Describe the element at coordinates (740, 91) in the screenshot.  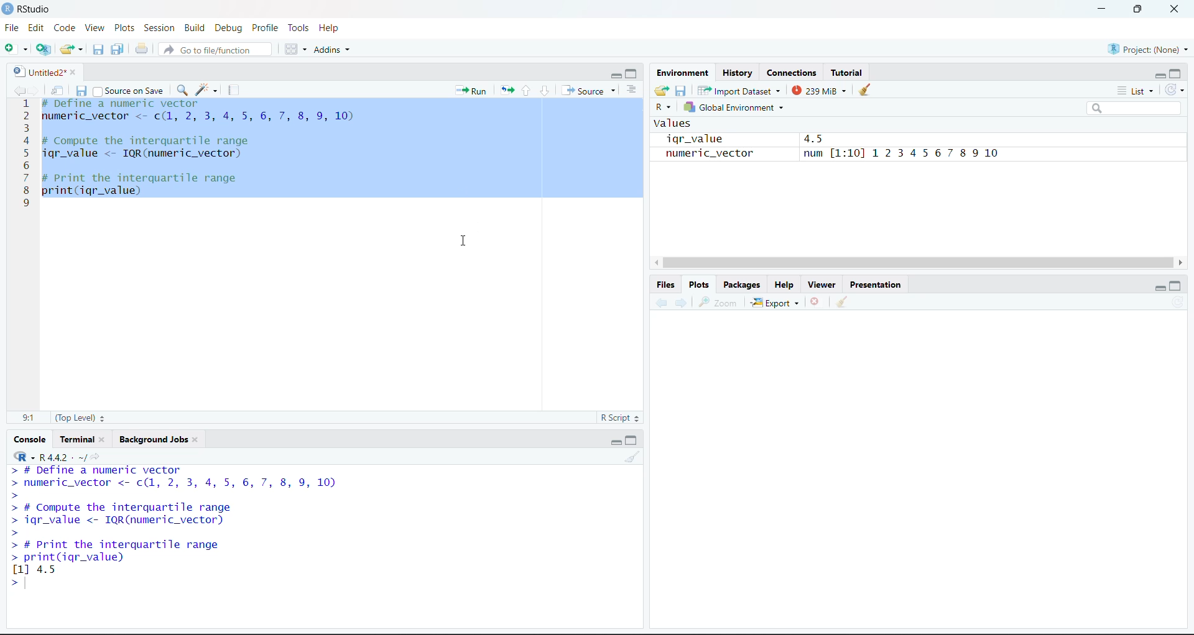
I see `Import Database` at that location.